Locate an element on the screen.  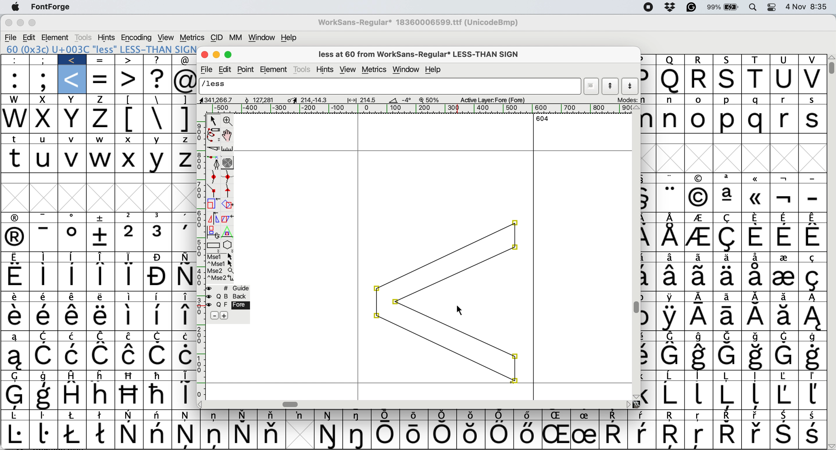
w is located at coordinates (101, 159).